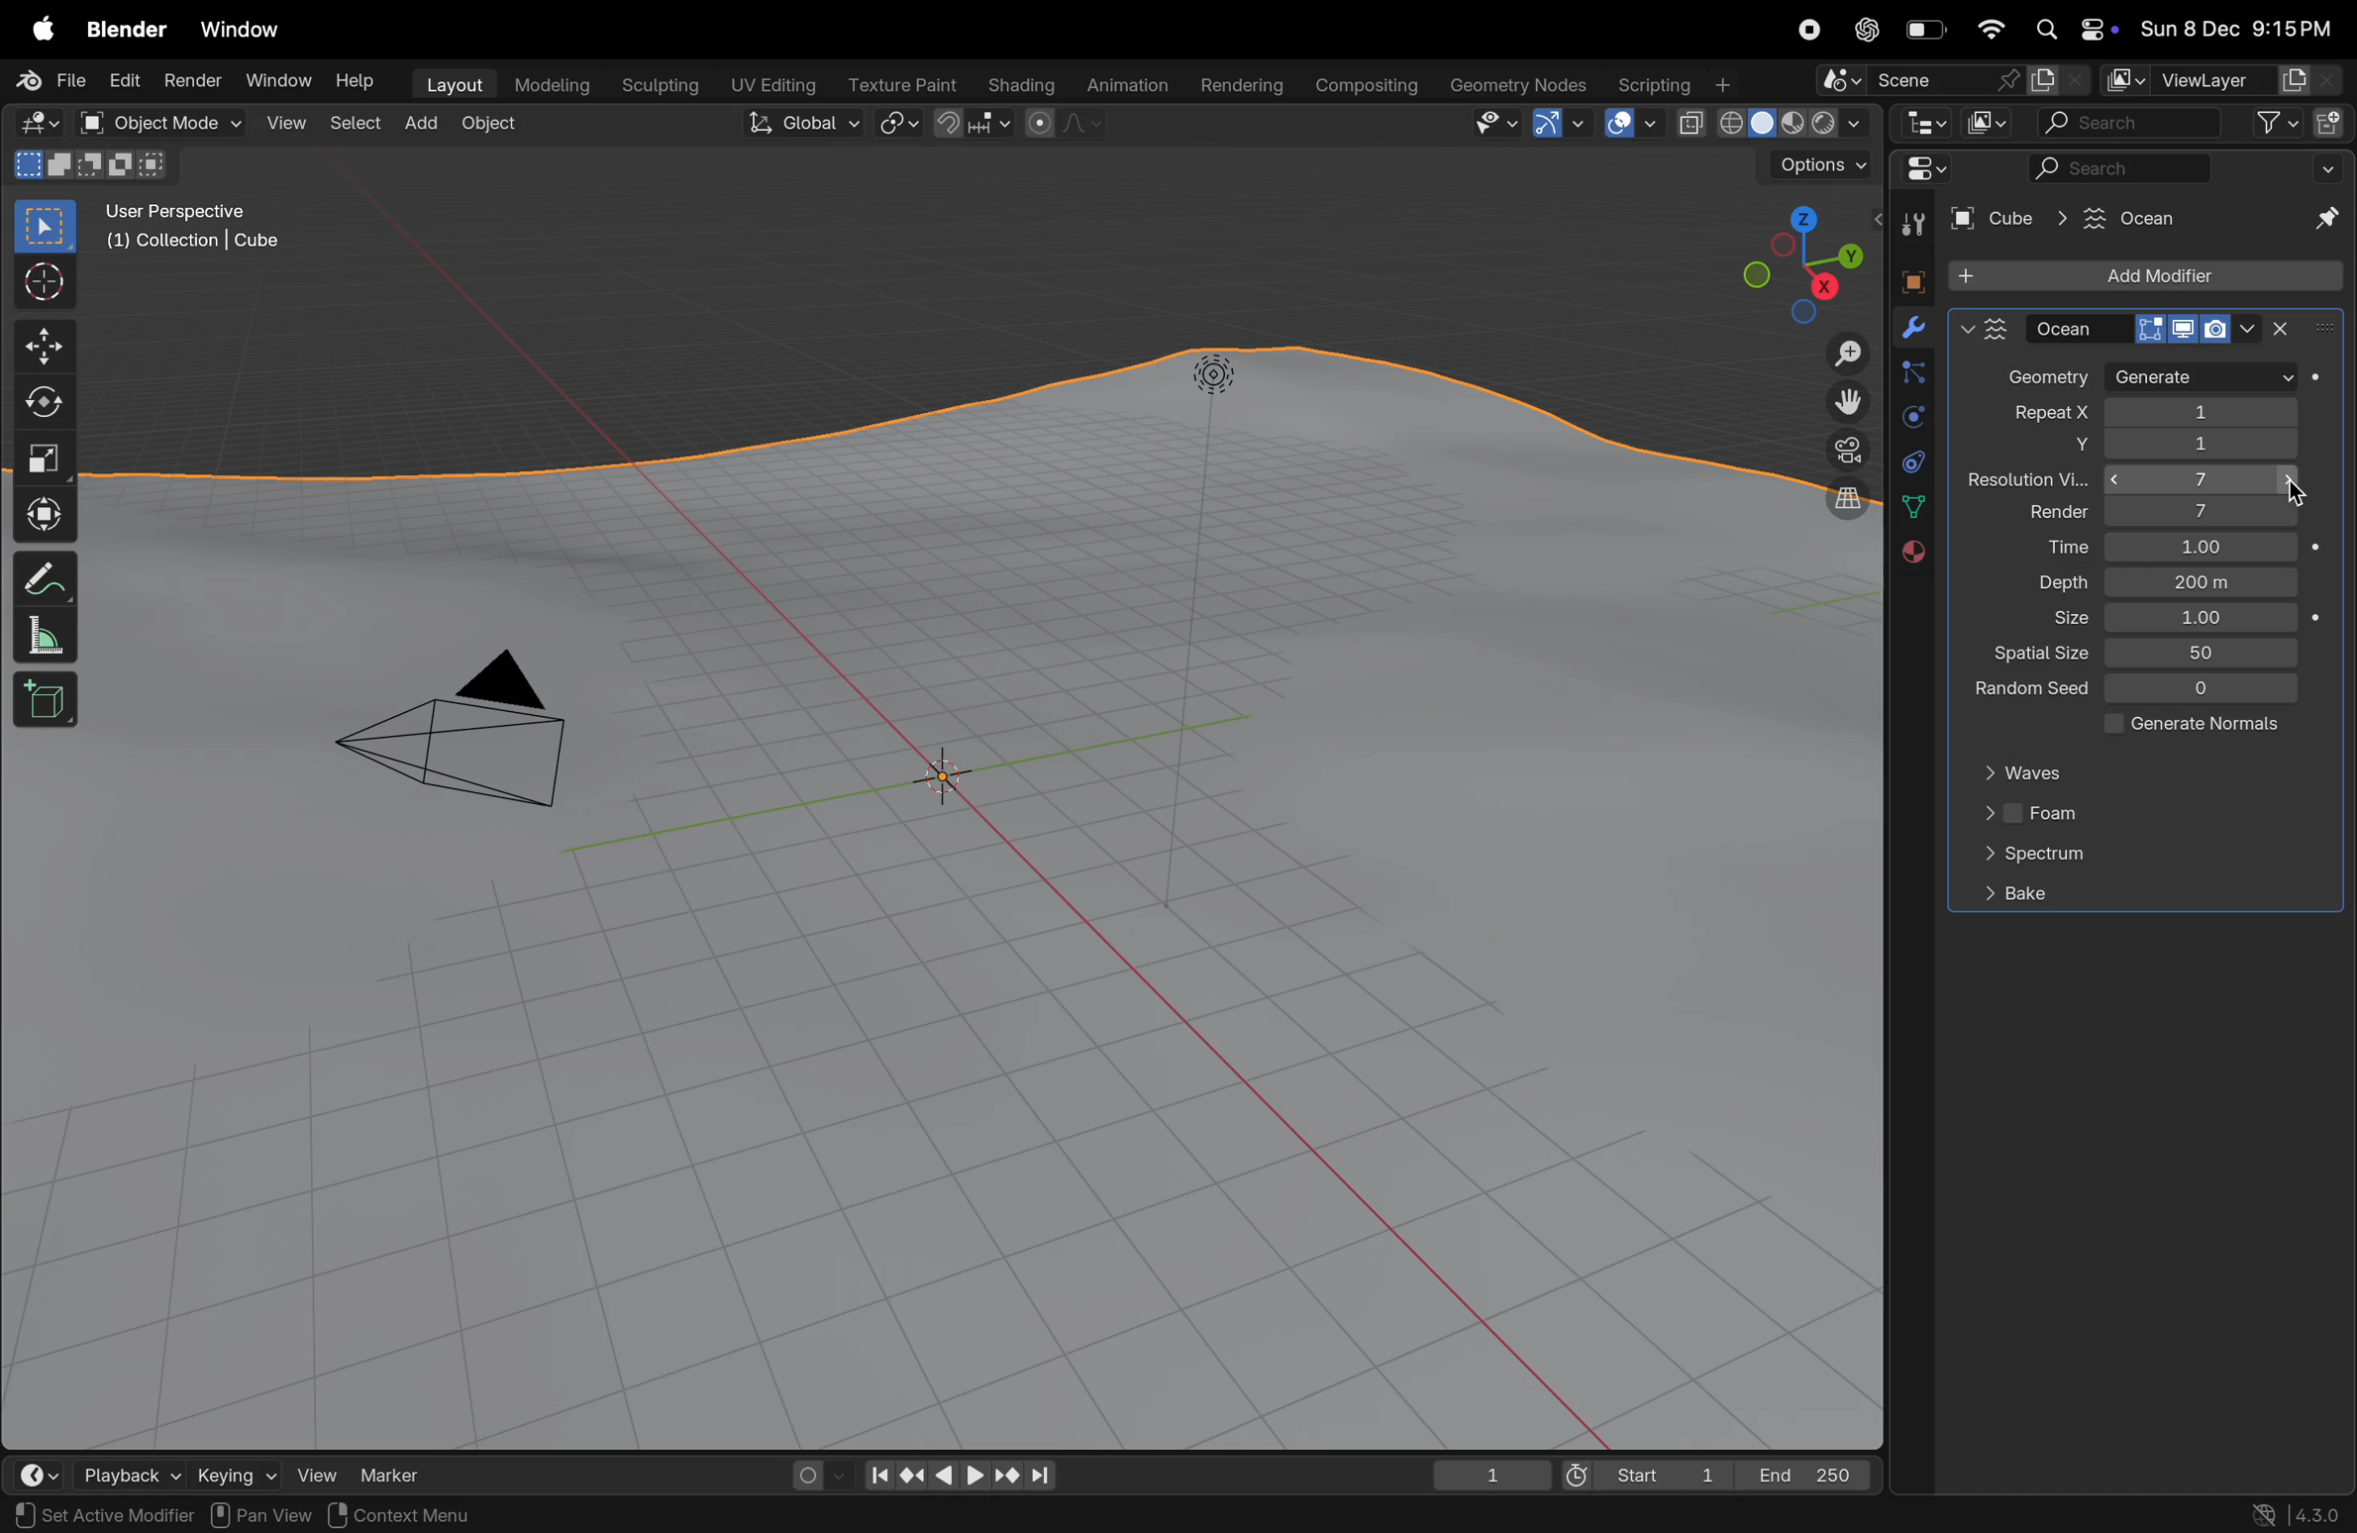 The image size is (2357, 1533). What do you see at coordinates (2059, 80) in the screenshot?
I see `copy` at bounding box center [2059, 80].